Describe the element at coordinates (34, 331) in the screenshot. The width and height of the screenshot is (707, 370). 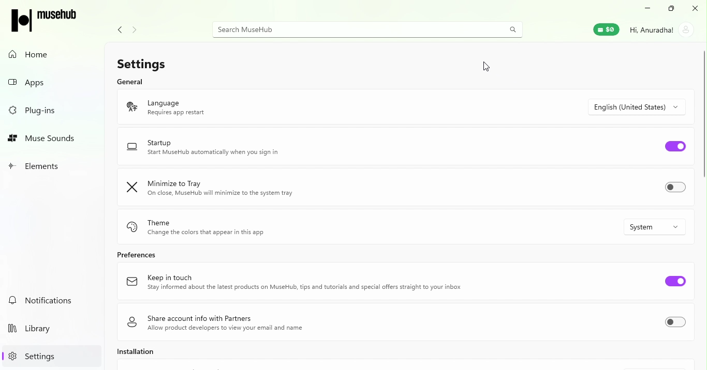
I see `Library` at that location.